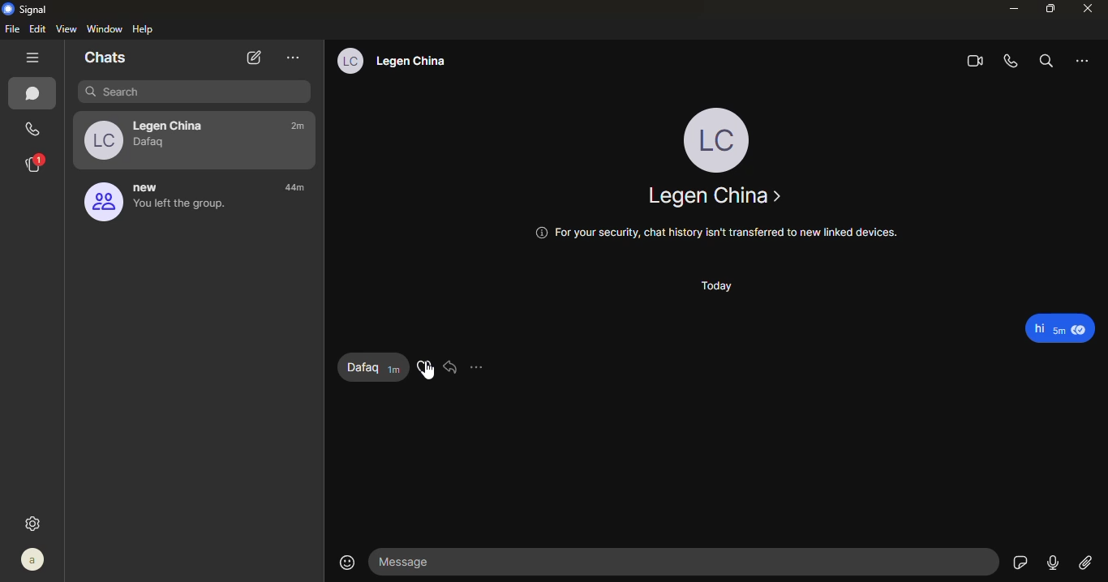  I want to click on @ For your security, chat history isn't transferred to new linked devices., so click(714, 232).